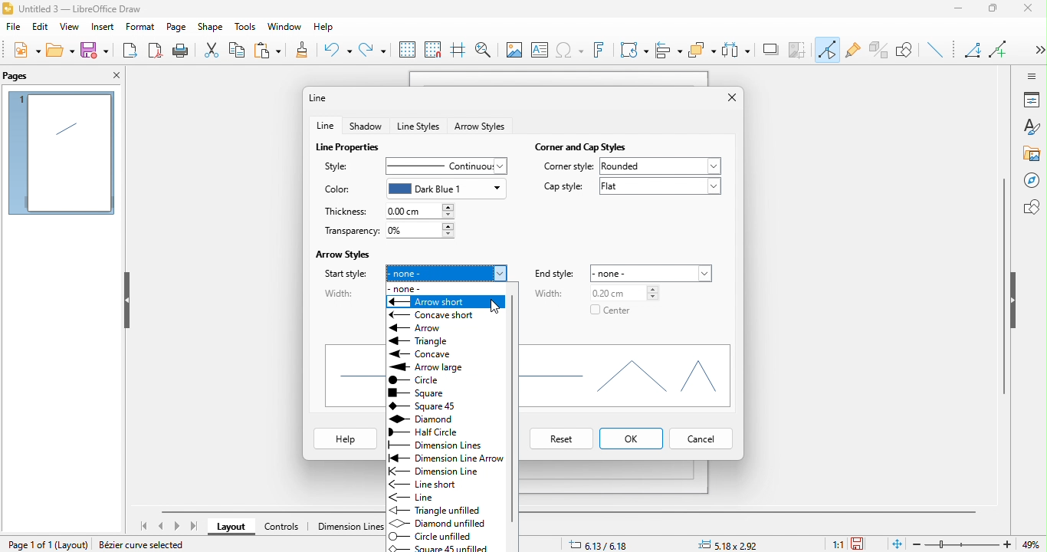 The height and width of the screenshot is (552, 1047). I want to click on corner and cap styles, so click(583, 144).